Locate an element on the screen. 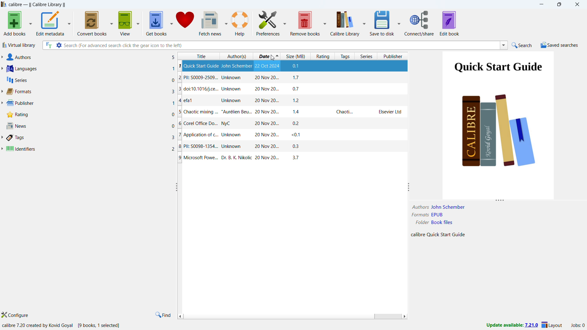 The image size is (587, 330). layout is located at coordinates (552, 325).